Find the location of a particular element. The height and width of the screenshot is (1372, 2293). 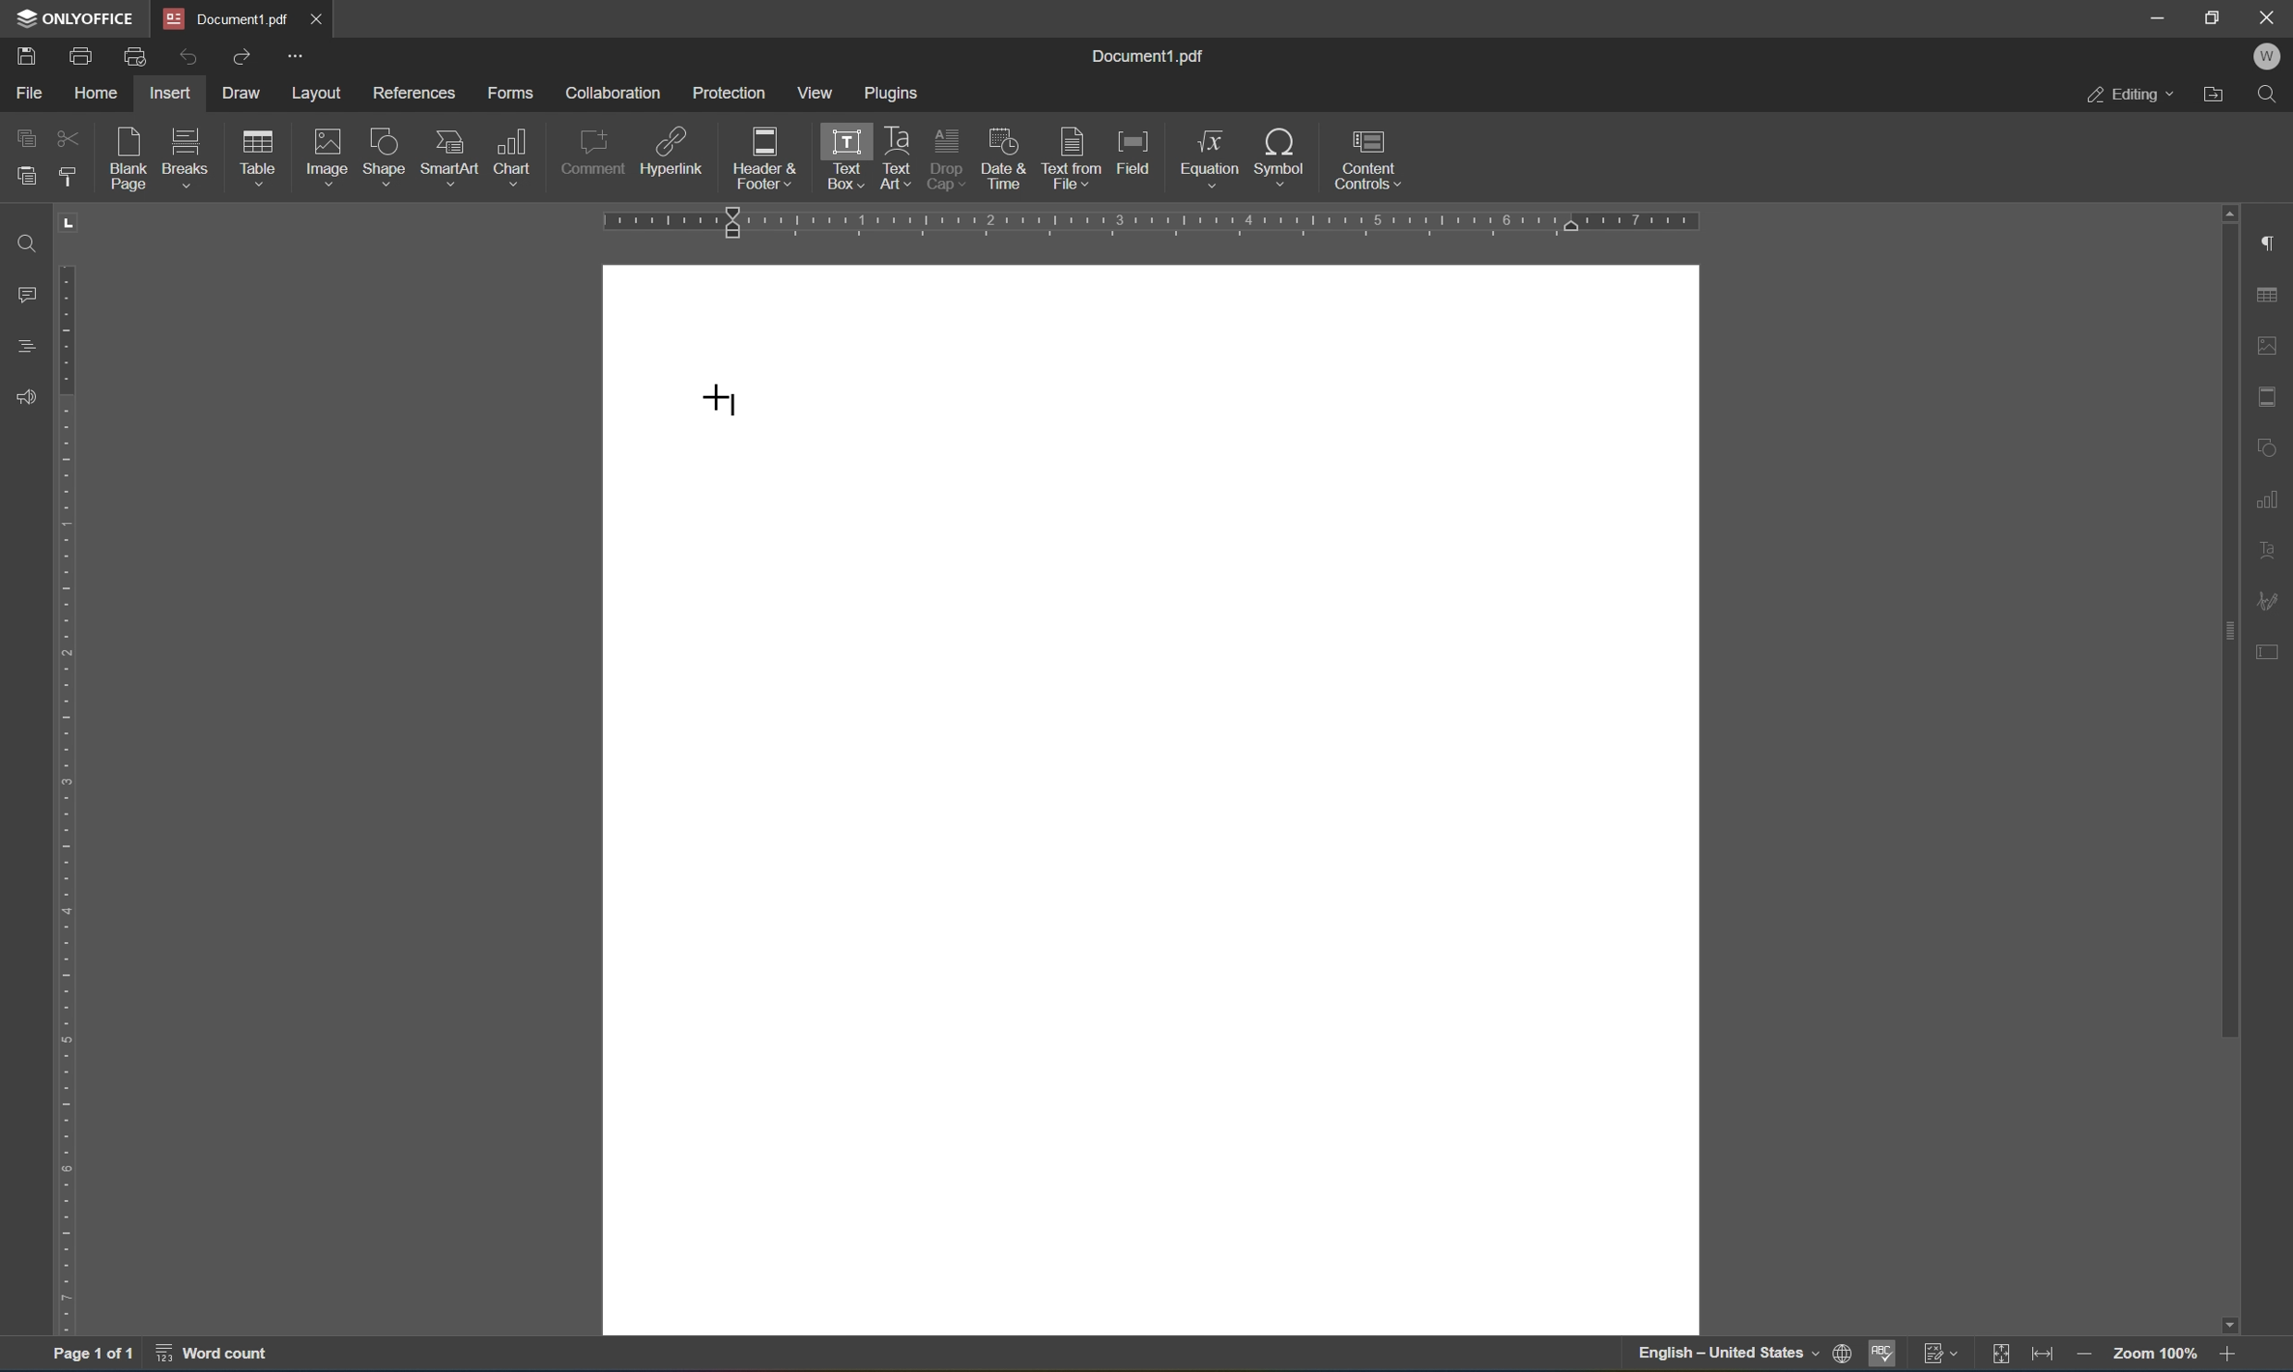

drop cap is located at coordinates (948, 156).